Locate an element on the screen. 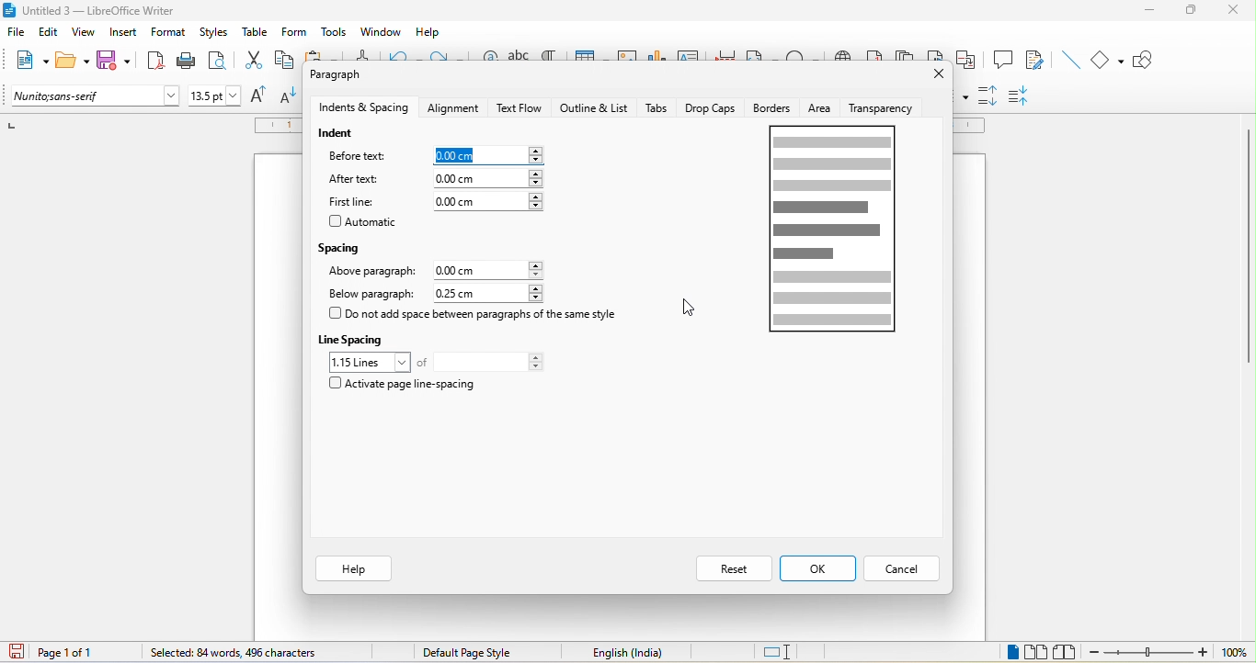  0.00 cm is located at coordinates (476, 154).